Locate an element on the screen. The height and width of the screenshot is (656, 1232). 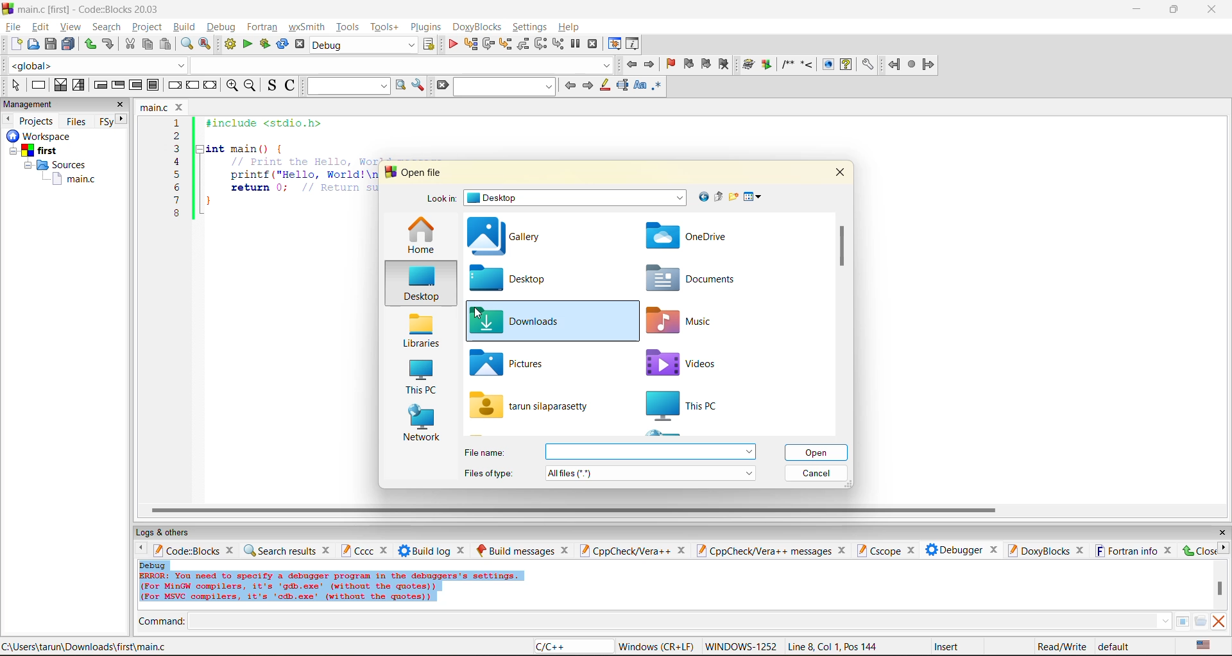
run is located at coordinates (248, 44).